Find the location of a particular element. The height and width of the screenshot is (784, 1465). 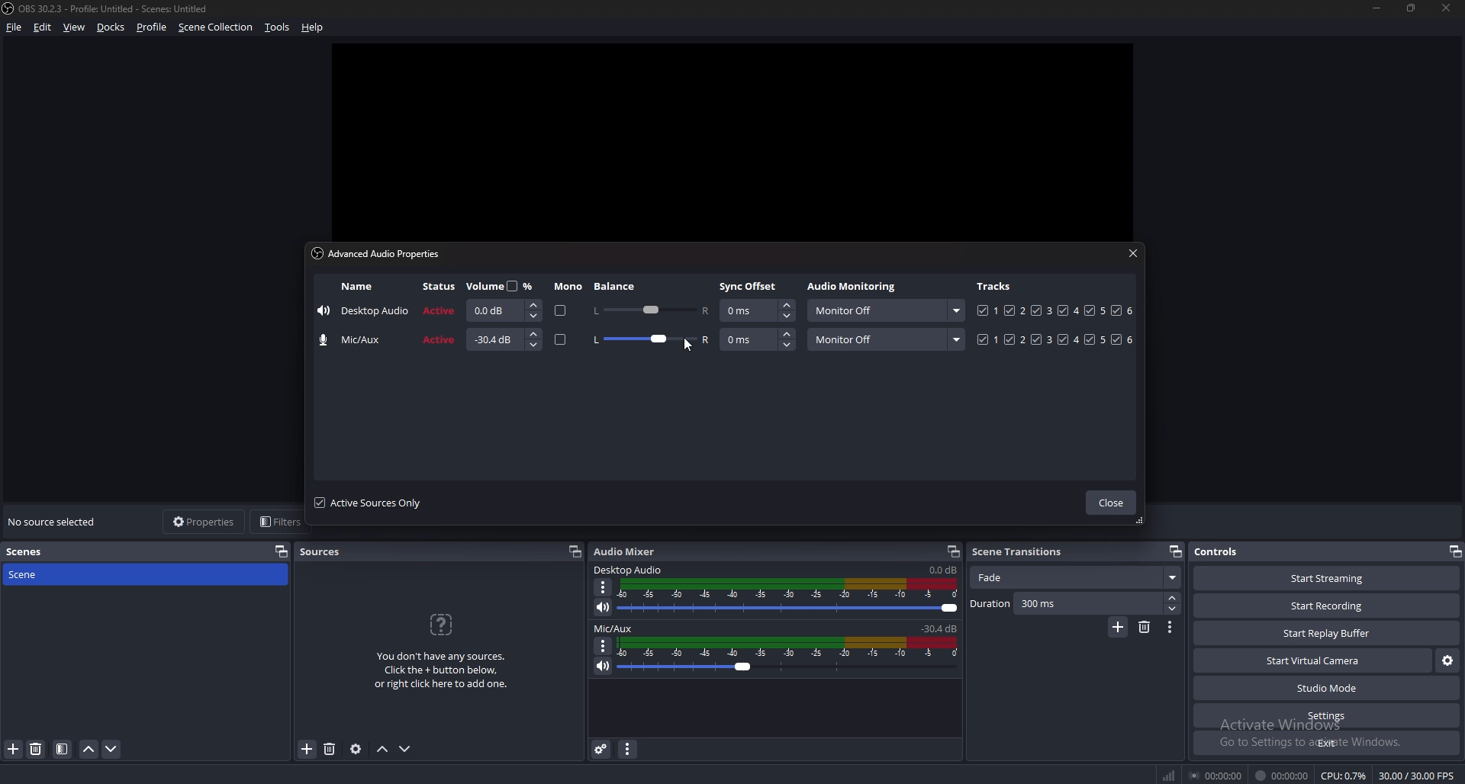

pop out is located at coordinates (1452, 551).